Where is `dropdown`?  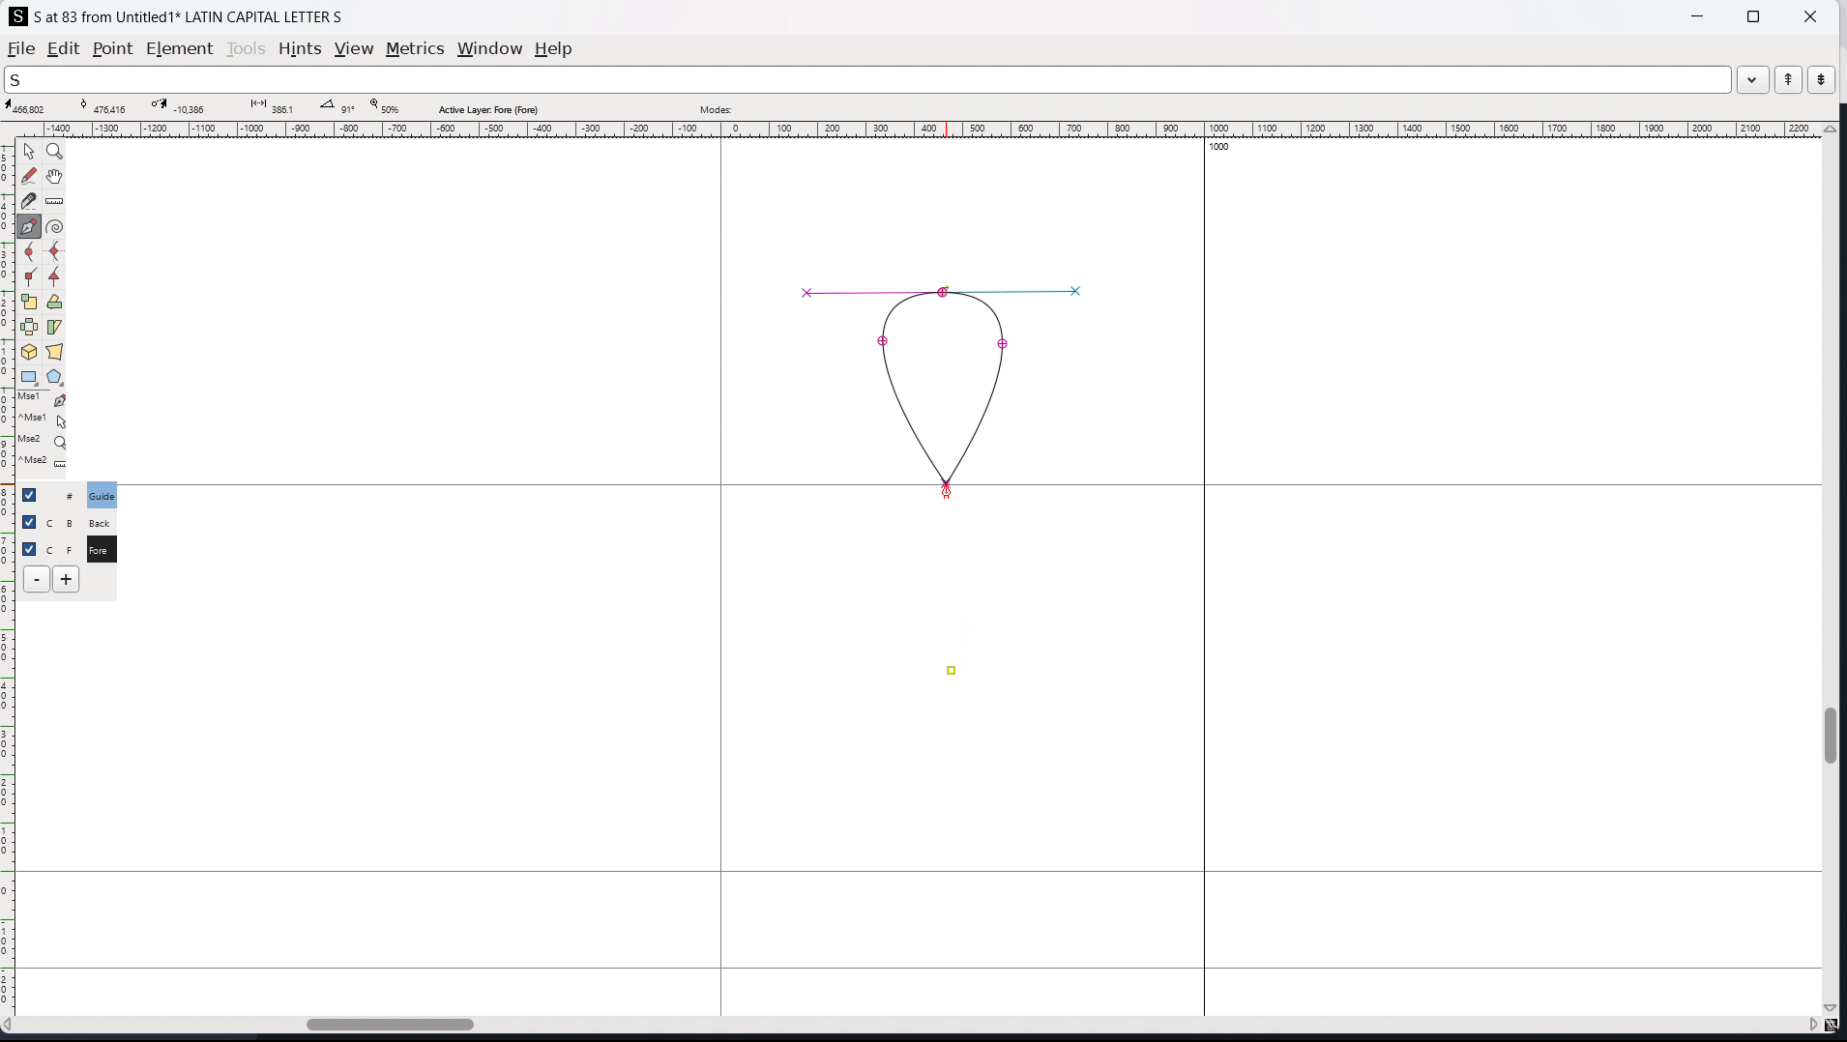
dropdown is located at coordinates (1753, 78).